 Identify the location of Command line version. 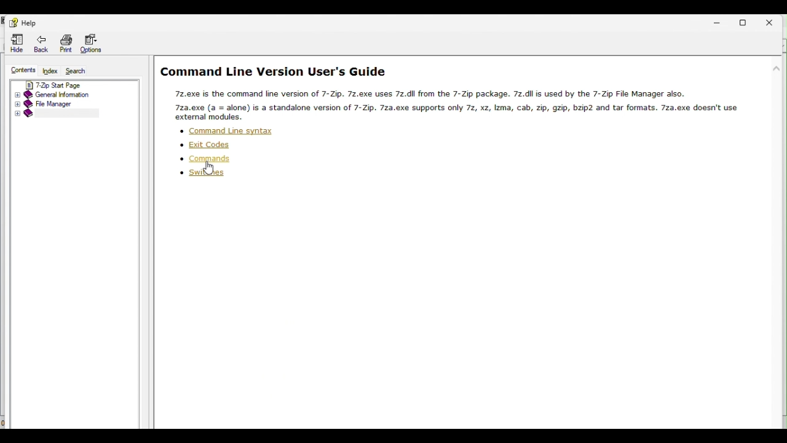
(57, 114).